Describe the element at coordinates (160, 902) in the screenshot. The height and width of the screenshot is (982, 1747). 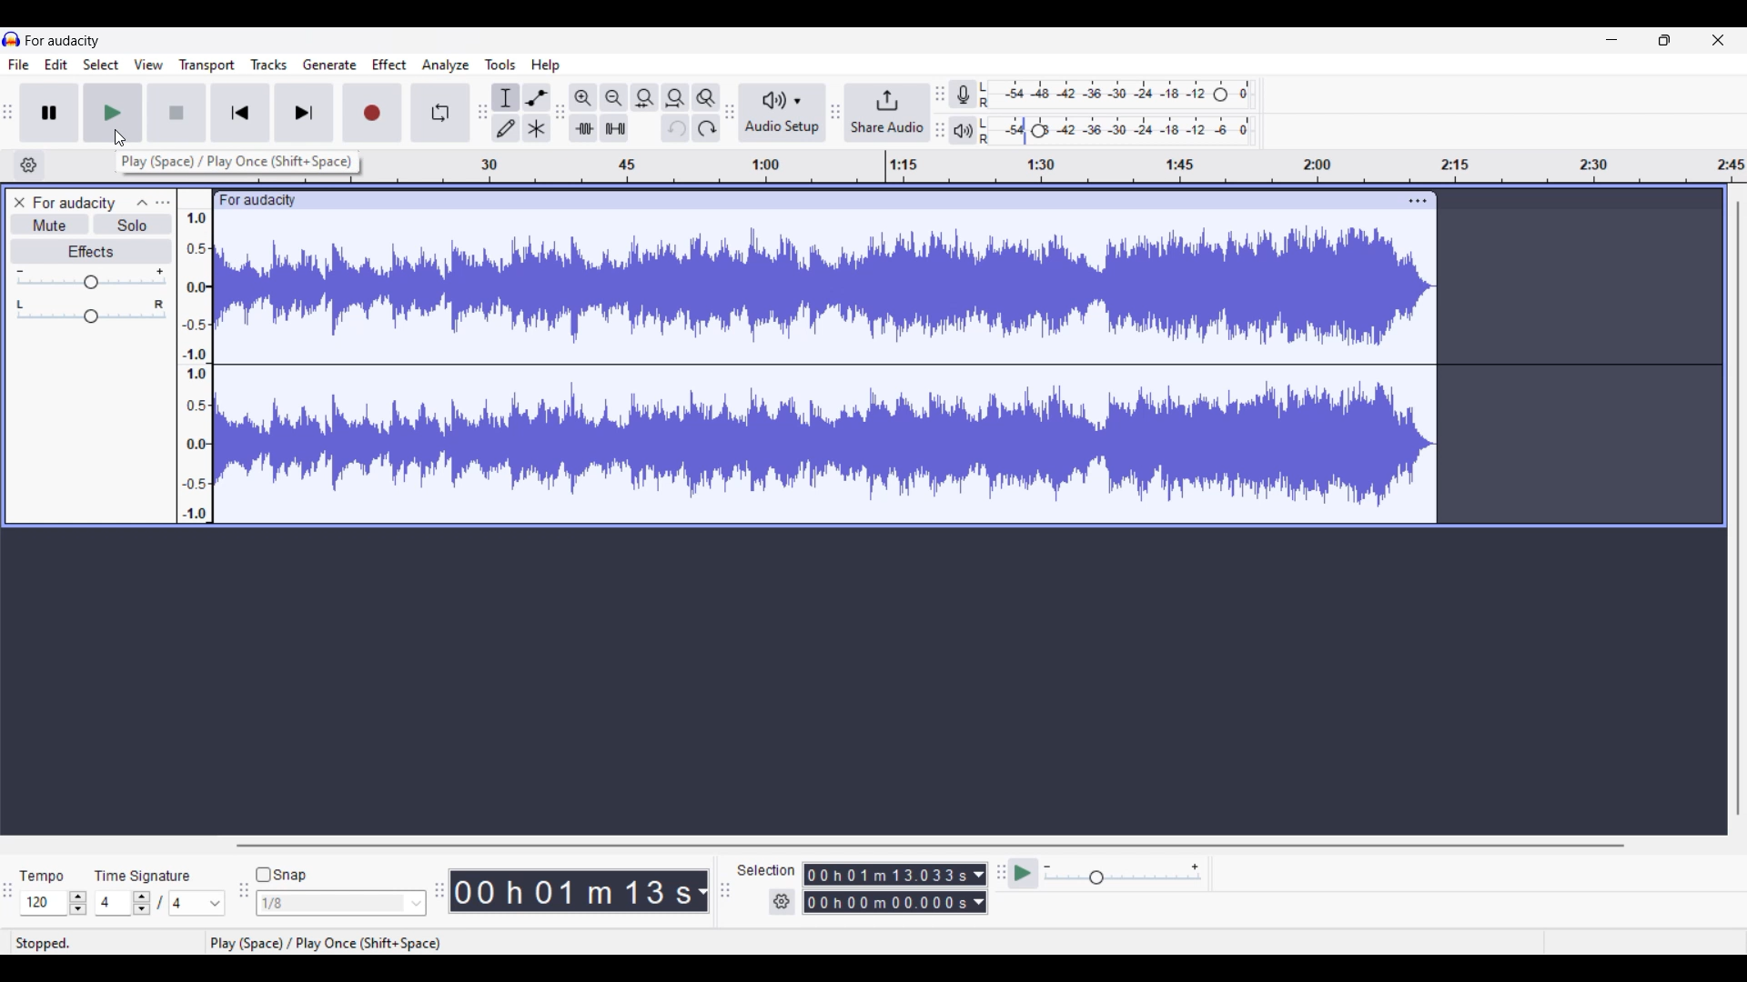
I see `Time signature settings` at that location.